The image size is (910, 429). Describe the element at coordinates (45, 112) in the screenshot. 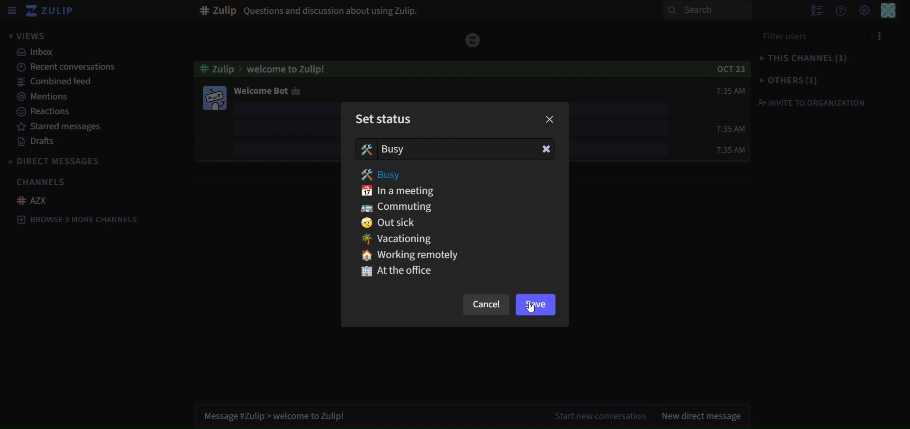

I see `reactions` at that location.